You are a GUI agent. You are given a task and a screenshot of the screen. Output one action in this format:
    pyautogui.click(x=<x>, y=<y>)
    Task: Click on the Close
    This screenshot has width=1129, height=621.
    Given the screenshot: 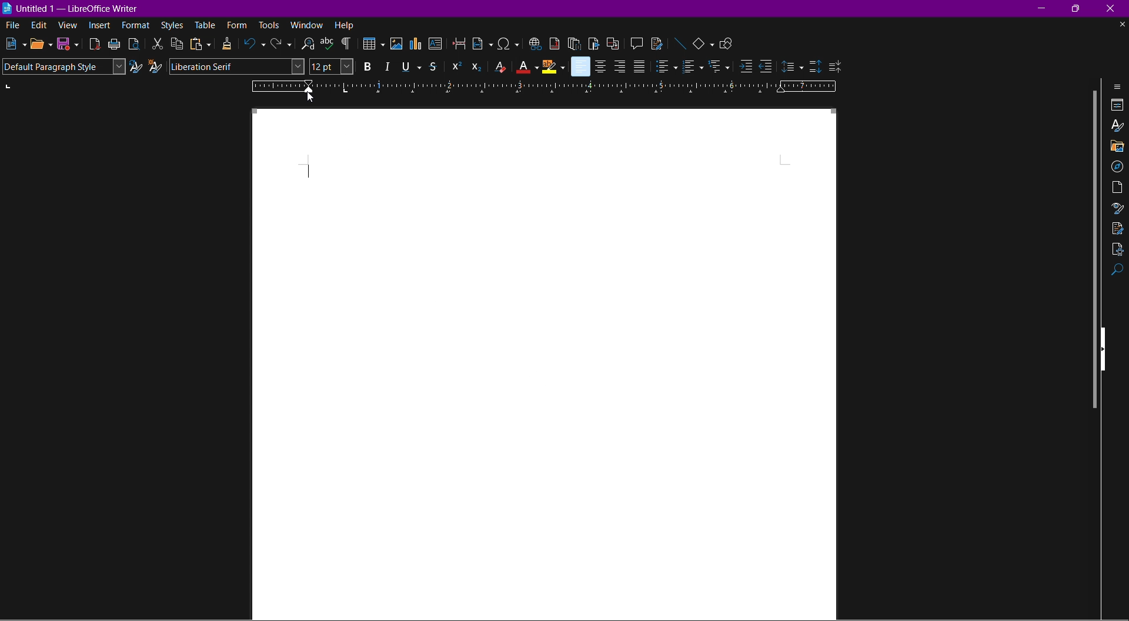 What is the action you would take?
    pyautogui.click(x=1115, y=8)
    